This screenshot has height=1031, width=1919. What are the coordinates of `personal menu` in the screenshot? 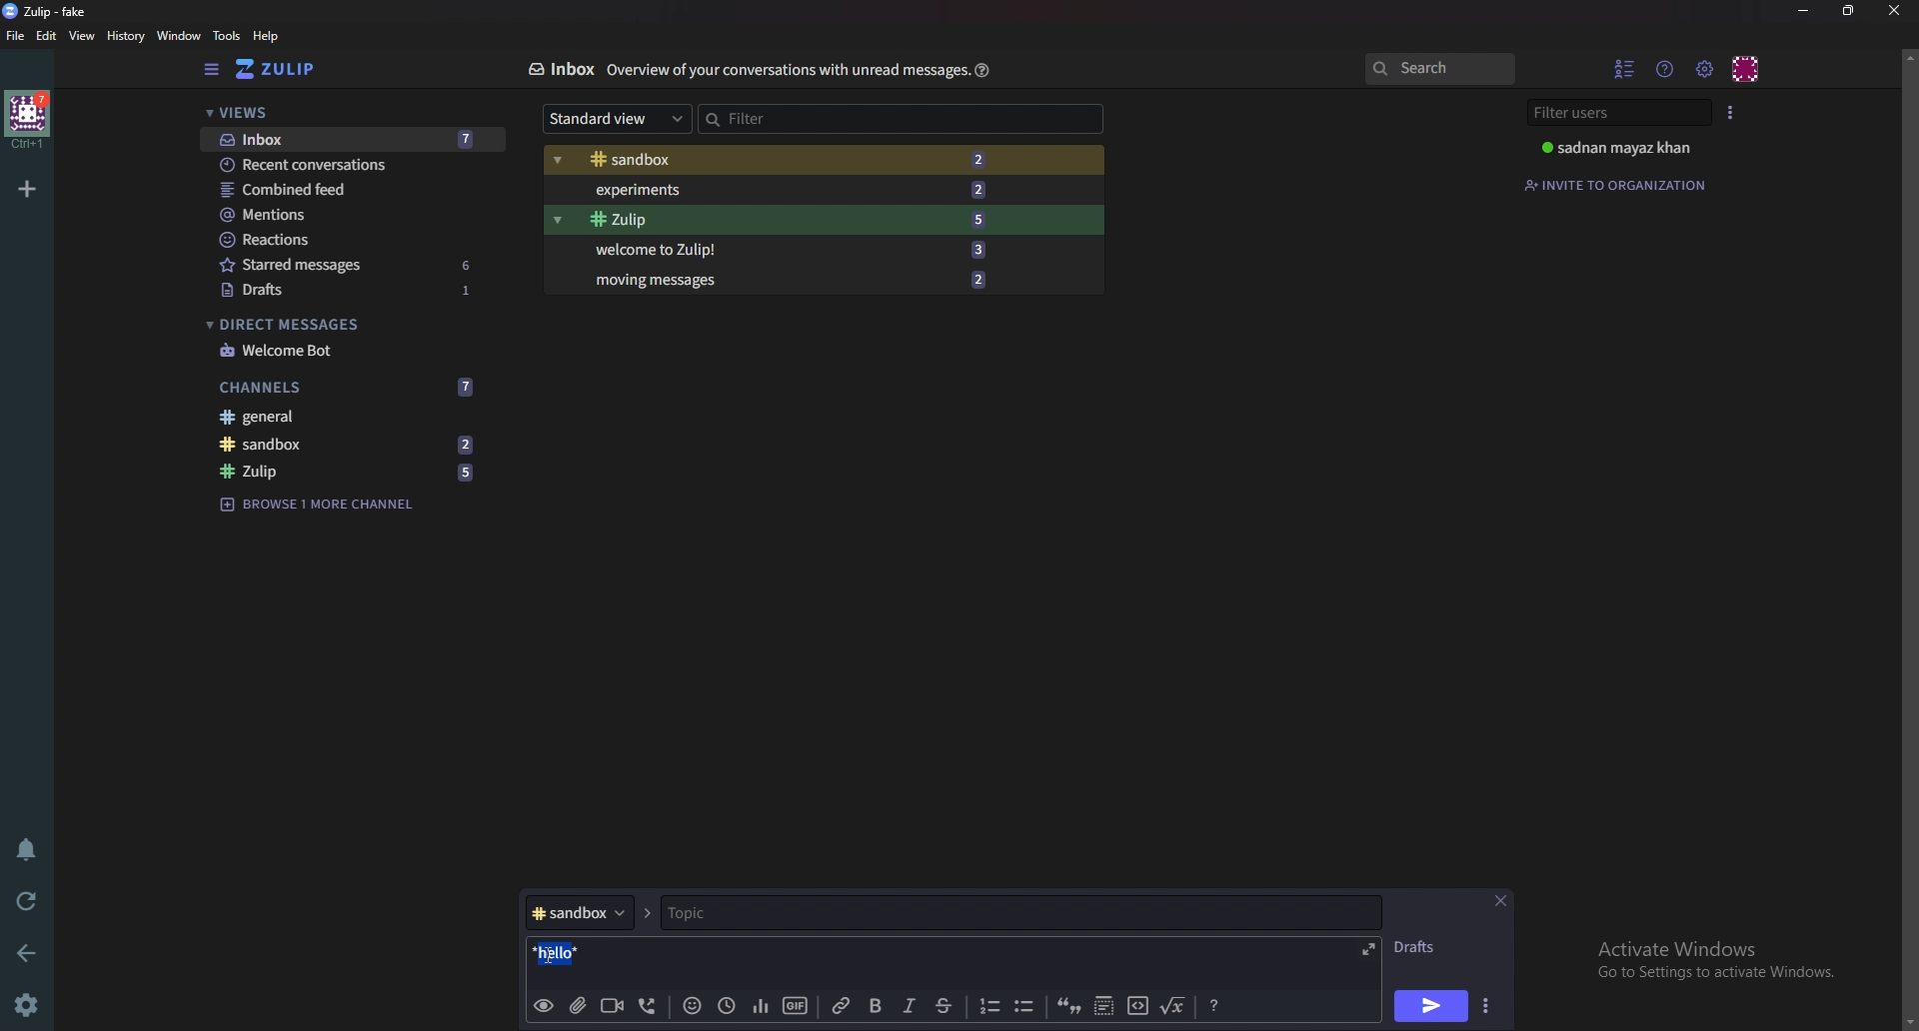 It's located at (1747, 67).